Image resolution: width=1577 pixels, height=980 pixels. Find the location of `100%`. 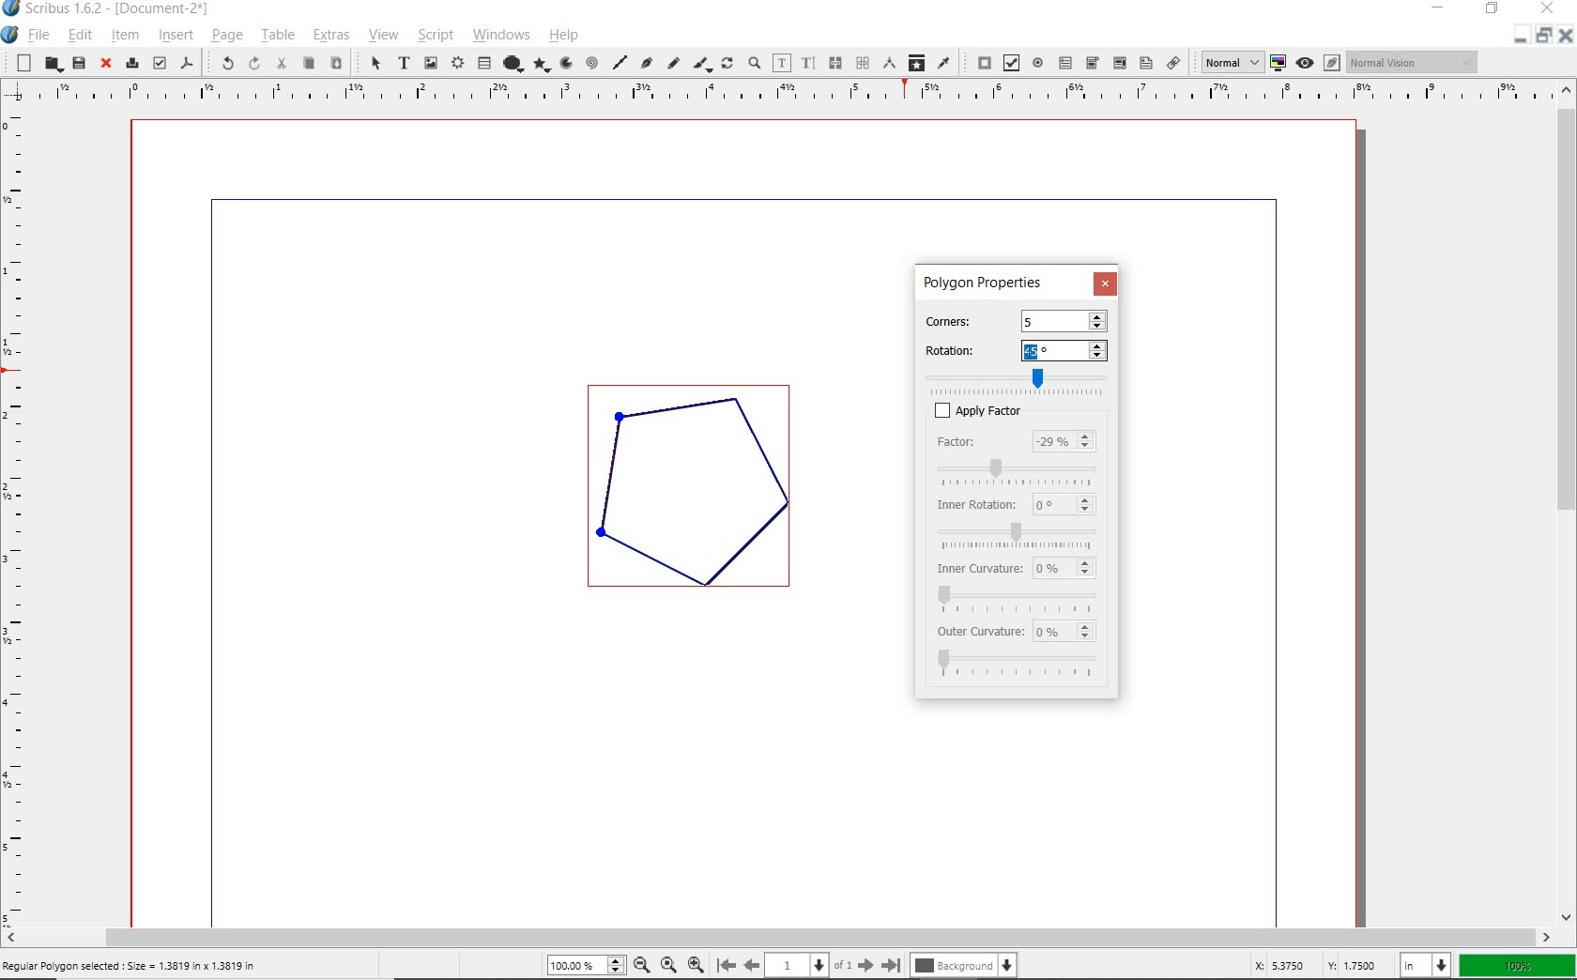

100% is located at coordinates (1514, 964).